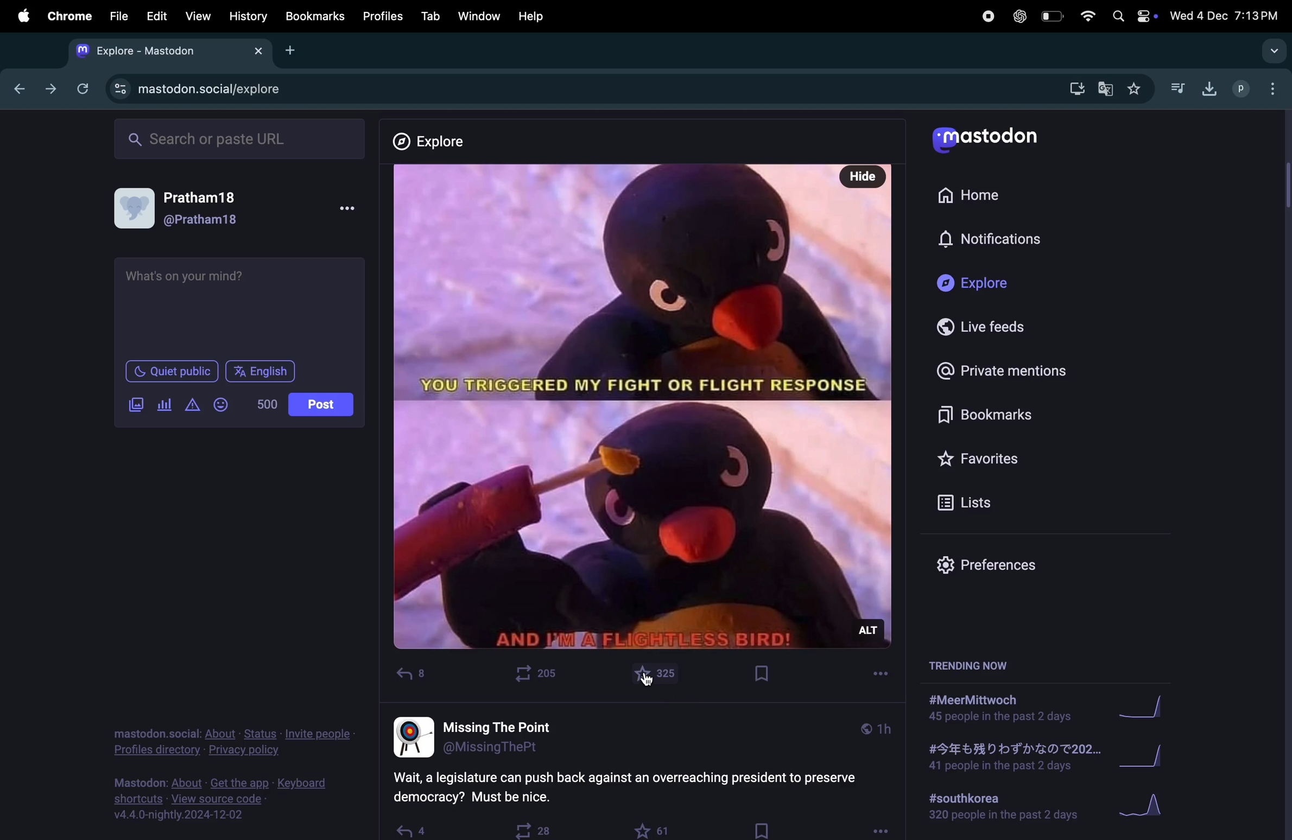 The height and width of the screenshot is (840, 1292). What do you see at coordinates (478, 15) in the screenshot?
I see `window` at bounding box center [478, 15].